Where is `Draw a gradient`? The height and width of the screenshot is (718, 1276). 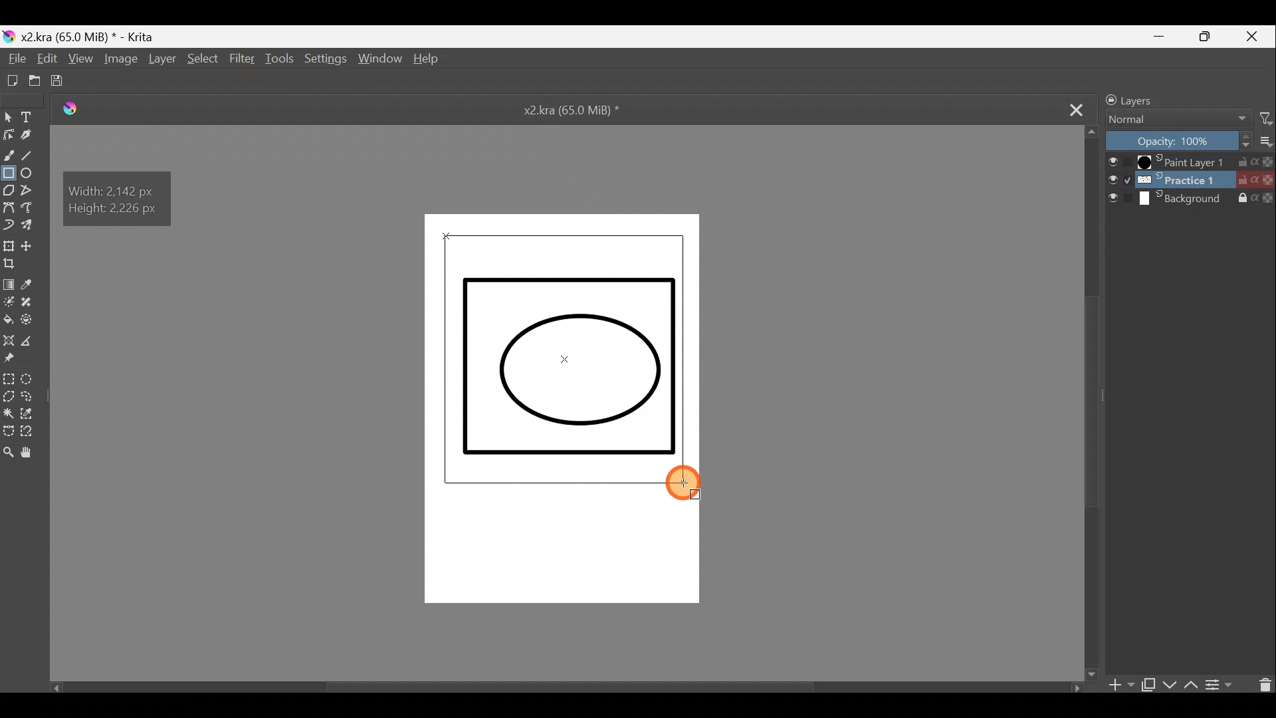
Draw a gradient is located at coordinates (9, 283).